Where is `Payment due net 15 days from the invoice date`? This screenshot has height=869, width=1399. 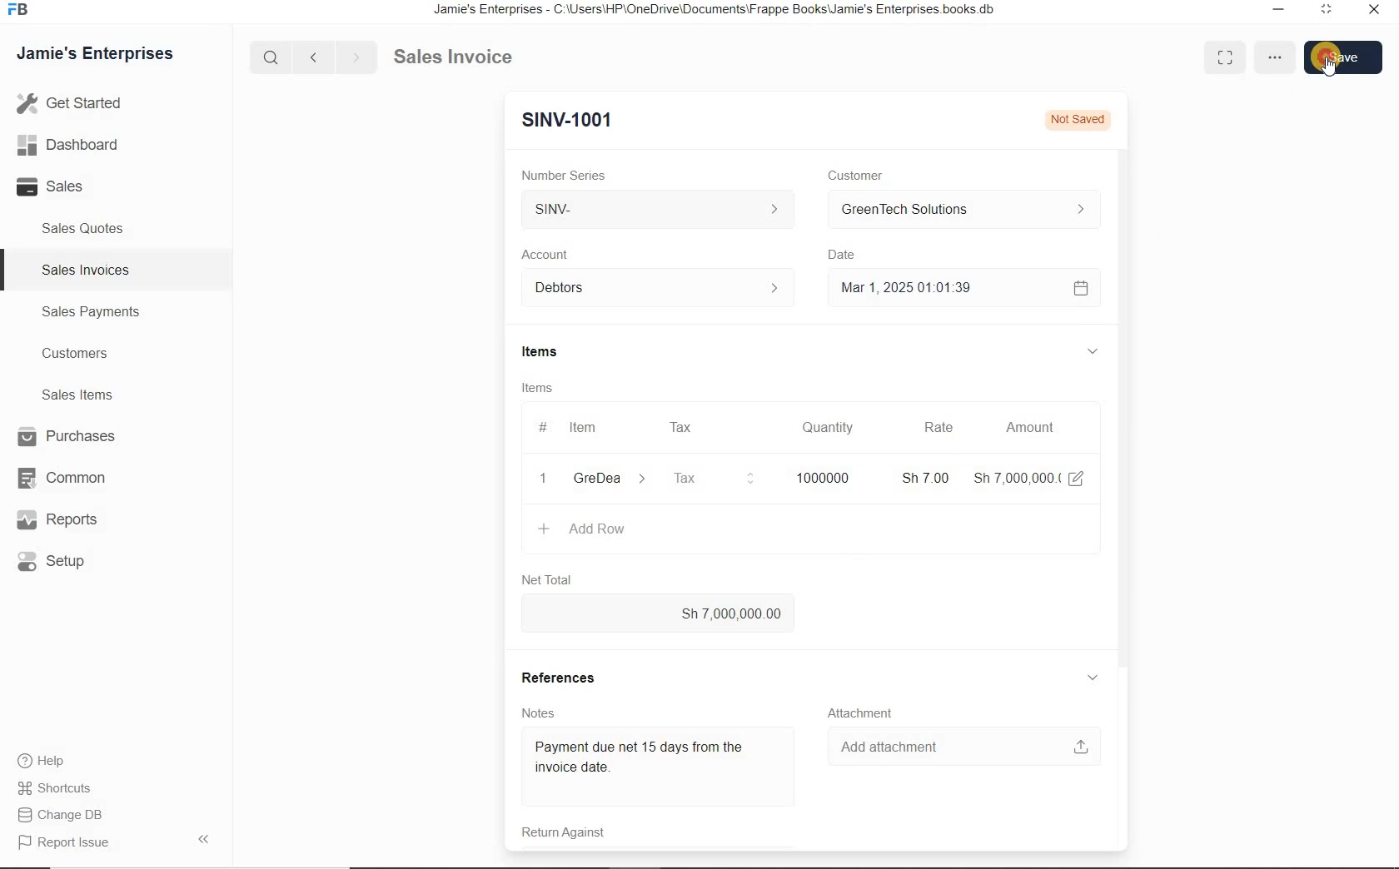 Payment due net 15 days from the invoice date is located at coordinates (654, 761).